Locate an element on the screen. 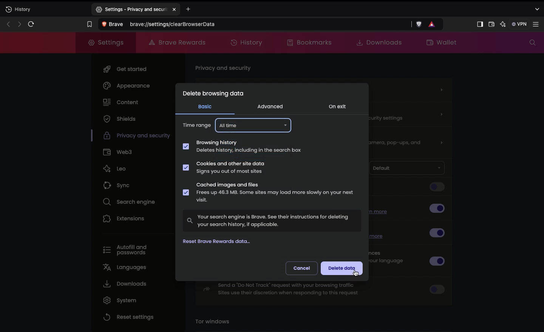 Image resolution: width=544 pixels, height=332 pixels. brave shield is located at coordinates (420, 24).